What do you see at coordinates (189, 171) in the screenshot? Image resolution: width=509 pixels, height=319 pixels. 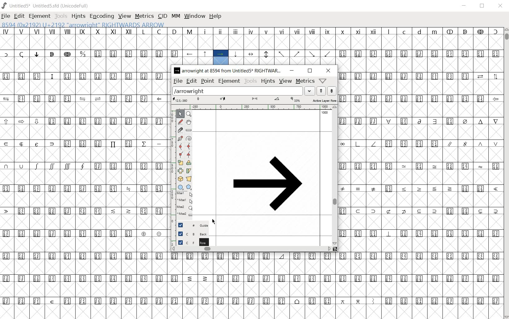 I see `Rotate the selection` at bounding box center [189, 171].